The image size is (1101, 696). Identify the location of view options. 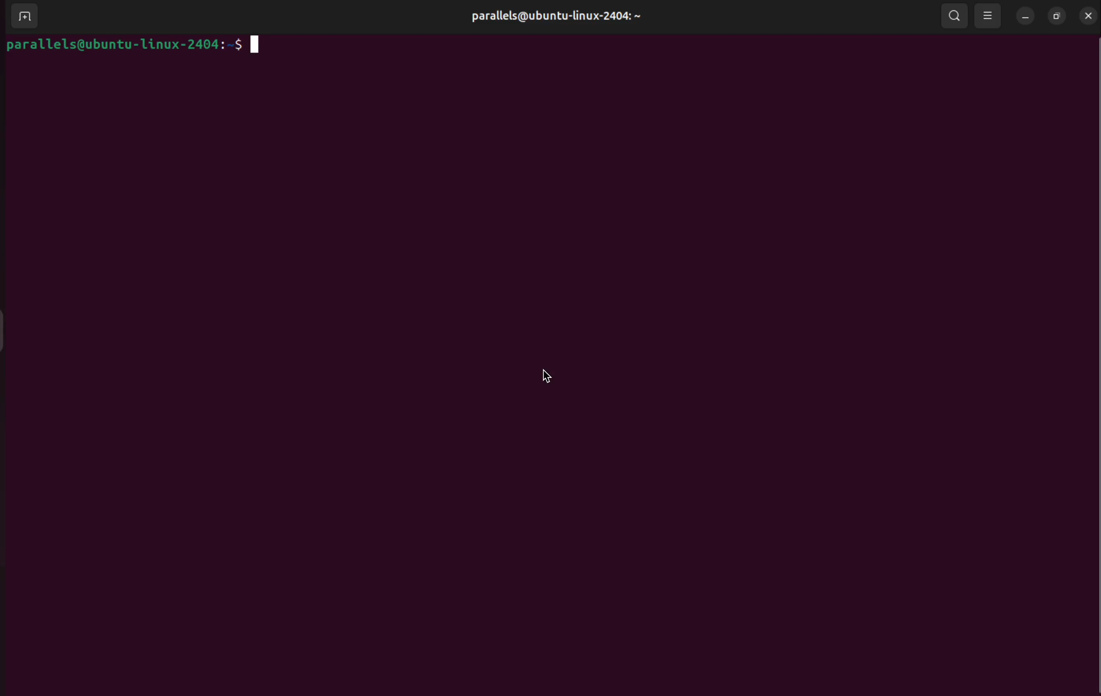
(989, 16).